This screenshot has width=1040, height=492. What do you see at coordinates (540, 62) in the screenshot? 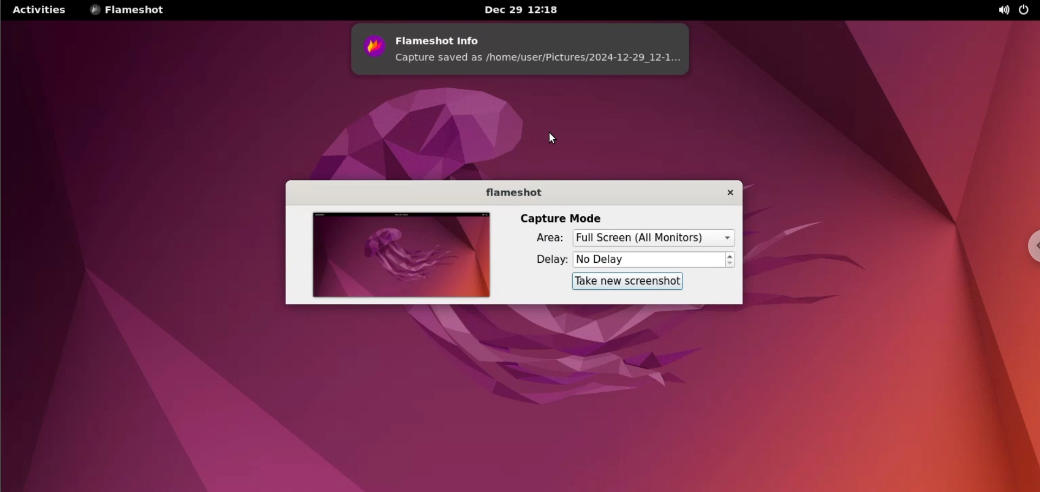
I see `capture saved as /home/user/pictures/2024-12-29` at bounding box center [540, 62].